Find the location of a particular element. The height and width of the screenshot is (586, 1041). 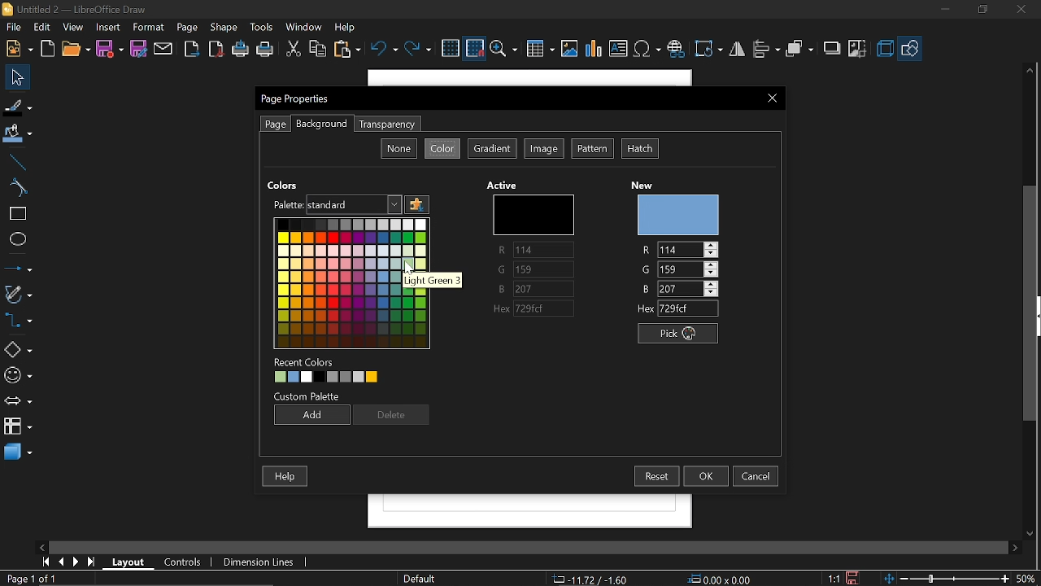

Open is located at coordinates (75, 50).